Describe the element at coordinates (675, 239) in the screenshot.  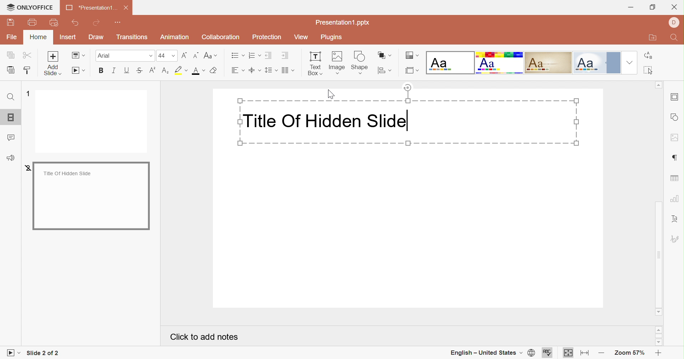
I see `Signature settings` at that location.